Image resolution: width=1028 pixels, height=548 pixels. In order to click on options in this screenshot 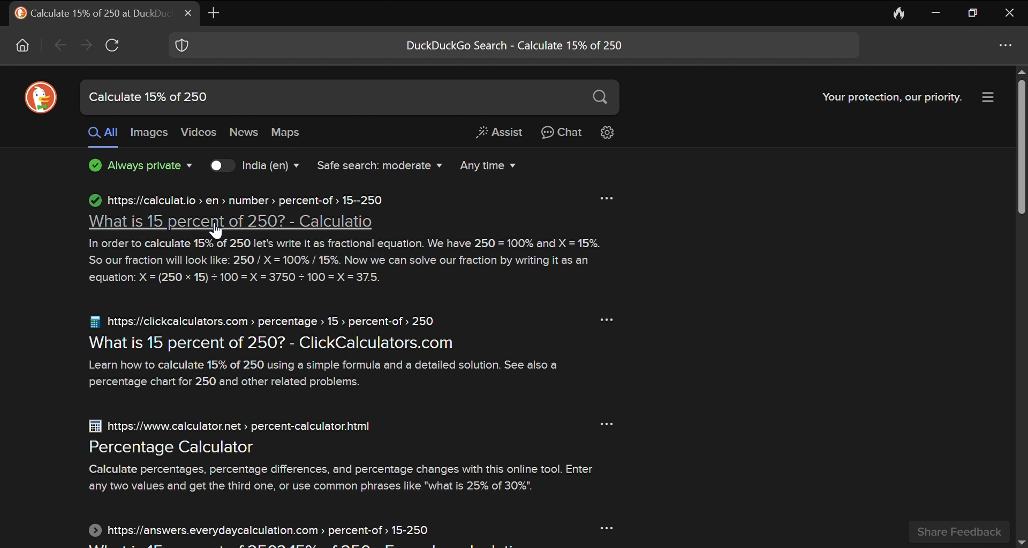, I will do `click(604, 196)`.